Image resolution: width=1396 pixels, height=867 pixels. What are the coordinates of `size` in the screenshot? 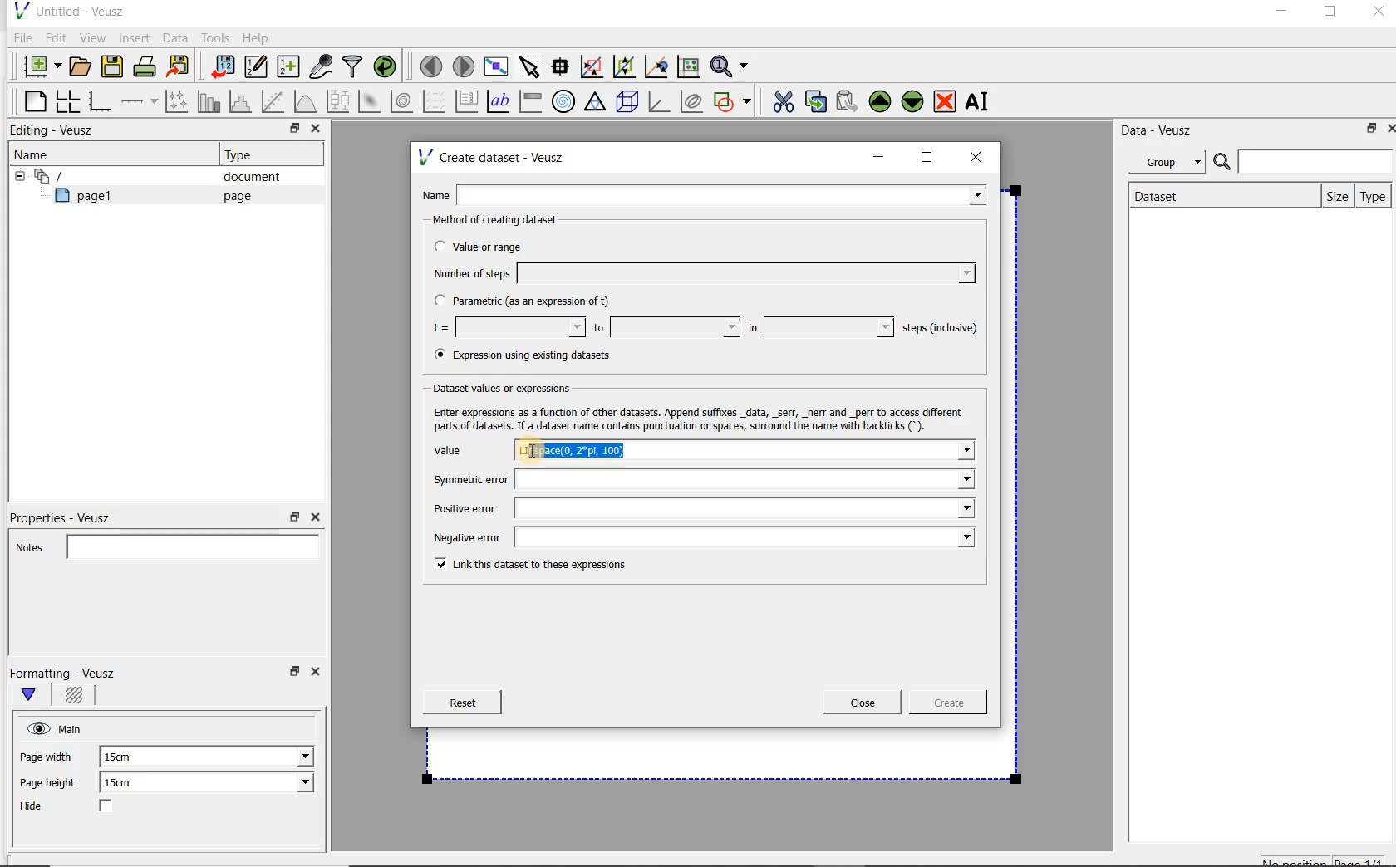 It's located at (1334, 194).